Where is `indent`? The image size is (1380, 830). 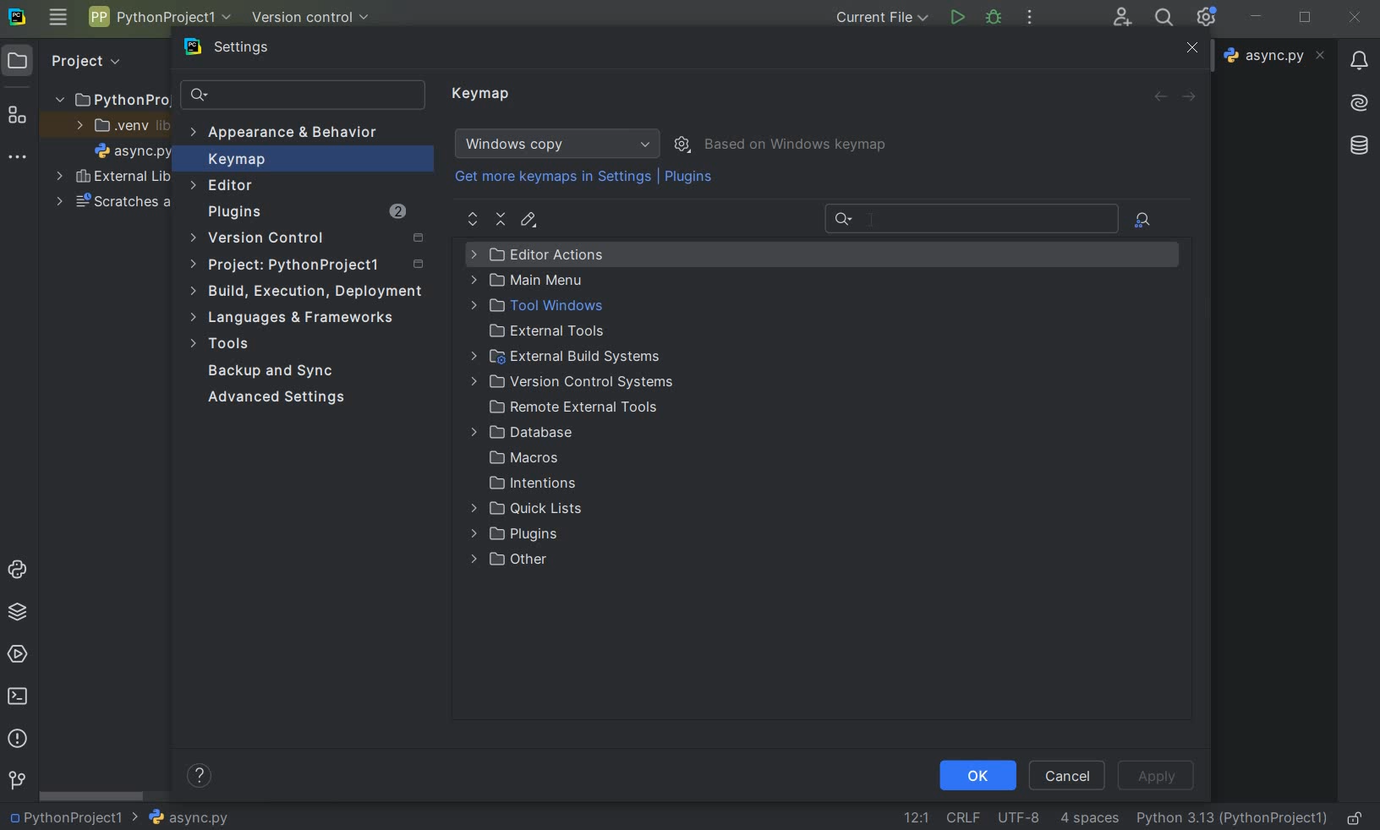
indent is located at coordinates (1089, 818).